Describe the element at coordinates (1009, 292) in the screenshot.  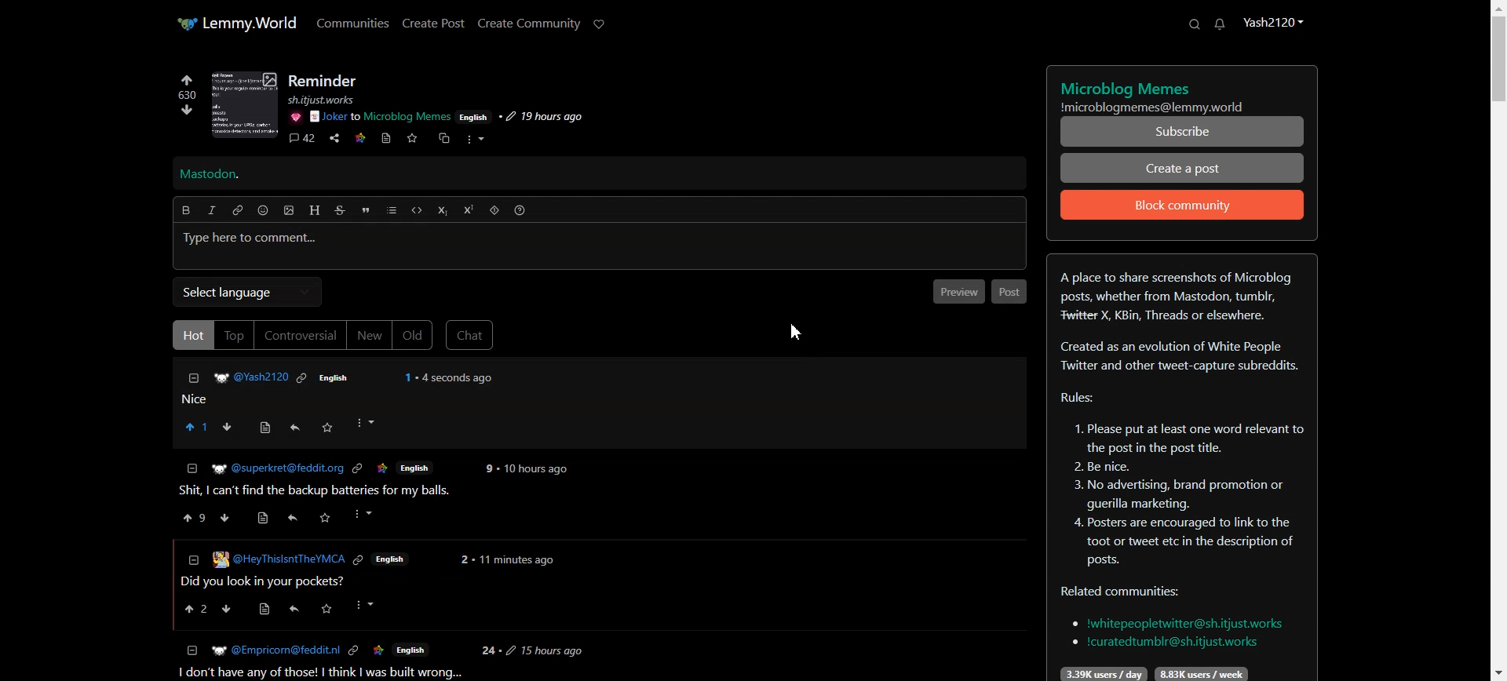
I see `Post` at that location.